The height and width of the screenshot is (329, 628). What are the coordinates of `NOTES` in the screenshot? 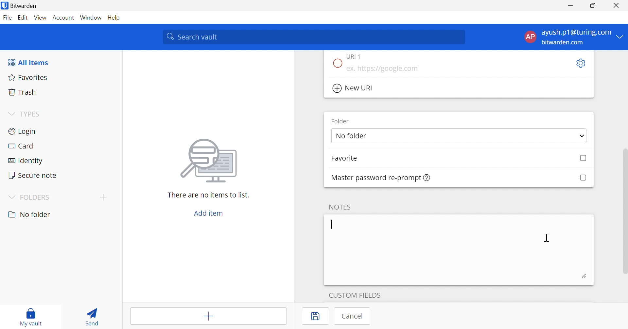 It's located at (339, 207).